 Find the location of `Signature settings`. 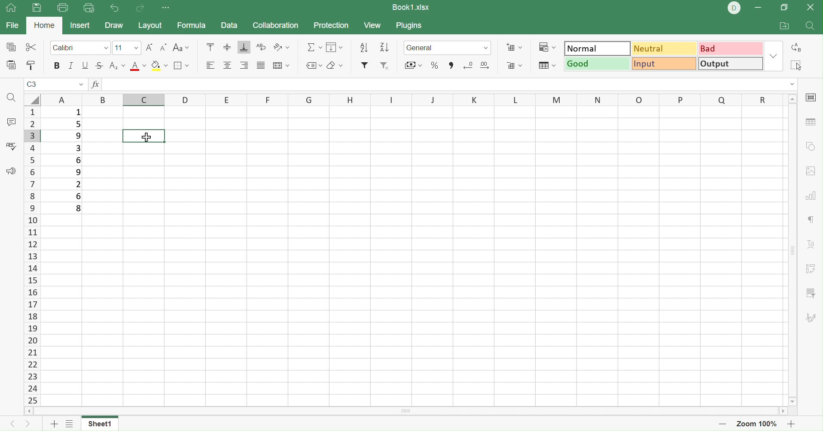

Signature settings is located at coordinates (813, 316).